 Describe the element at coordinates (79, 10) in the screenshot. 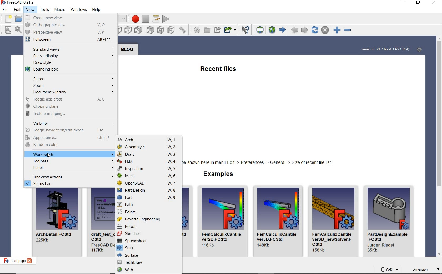

I see `windows` at that location.